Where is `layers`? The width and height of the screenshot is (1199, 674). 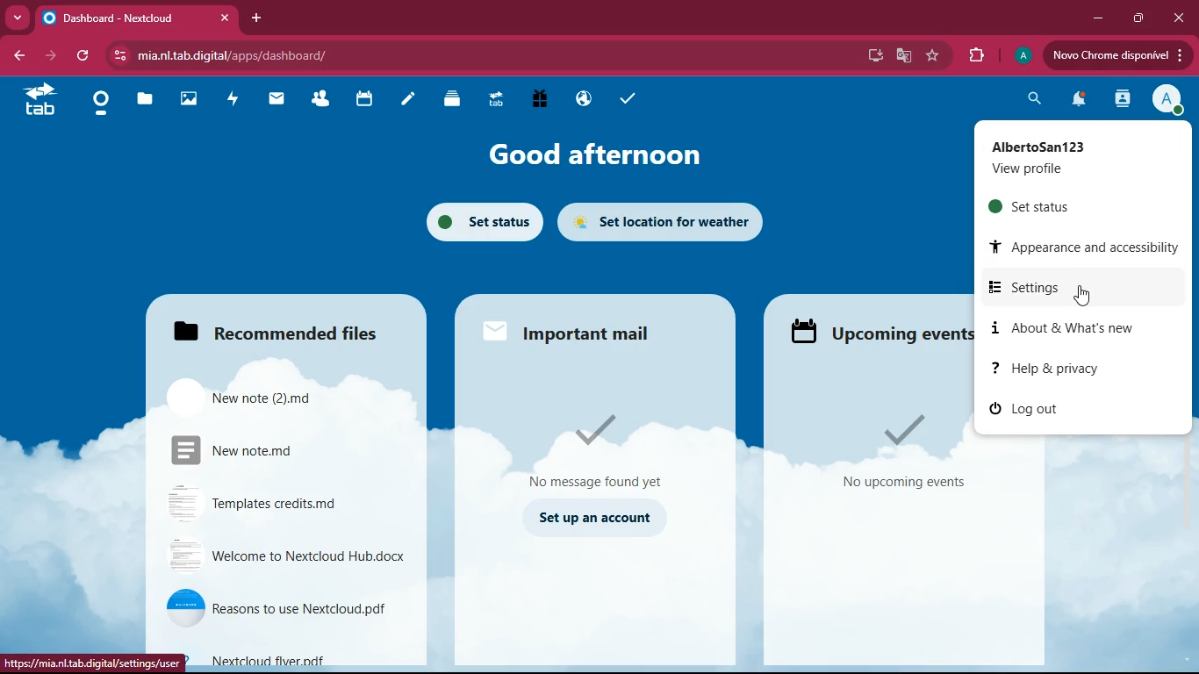 layers is located at coordinates (455, 101).